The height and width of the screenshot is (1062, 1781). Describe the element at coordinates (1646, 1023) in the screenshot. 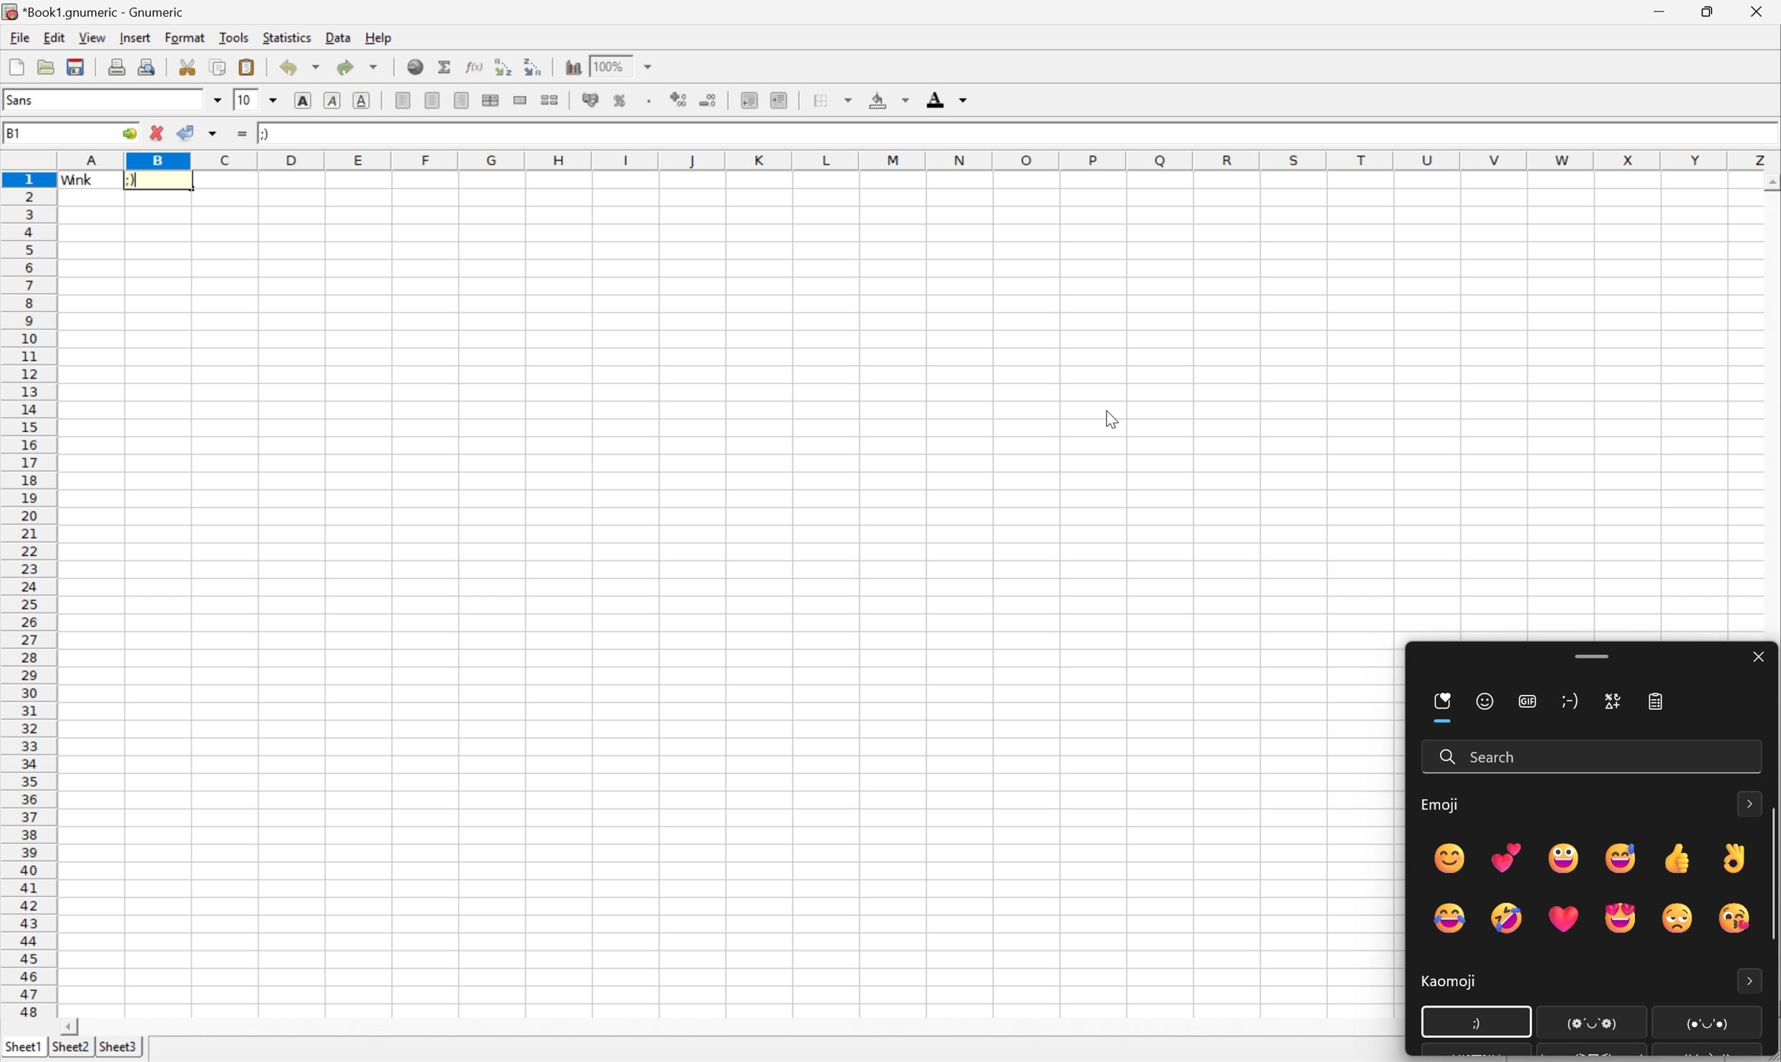

I see `kaomoji` at that location.